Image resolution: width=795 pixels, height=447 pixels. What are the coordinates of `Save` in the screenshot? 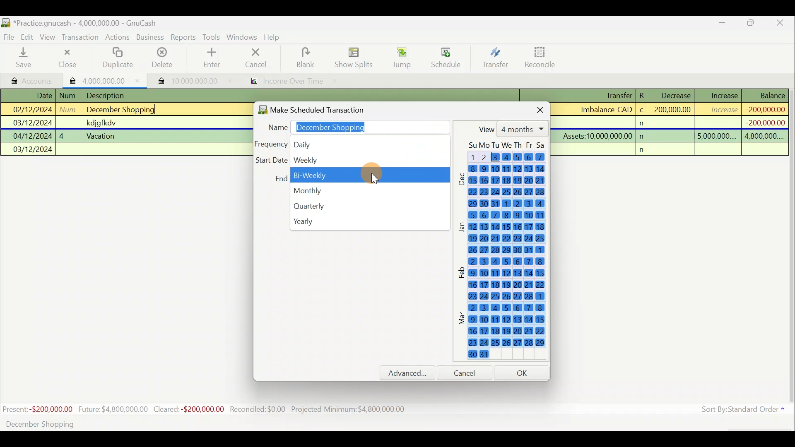 It's located at (25, 58).